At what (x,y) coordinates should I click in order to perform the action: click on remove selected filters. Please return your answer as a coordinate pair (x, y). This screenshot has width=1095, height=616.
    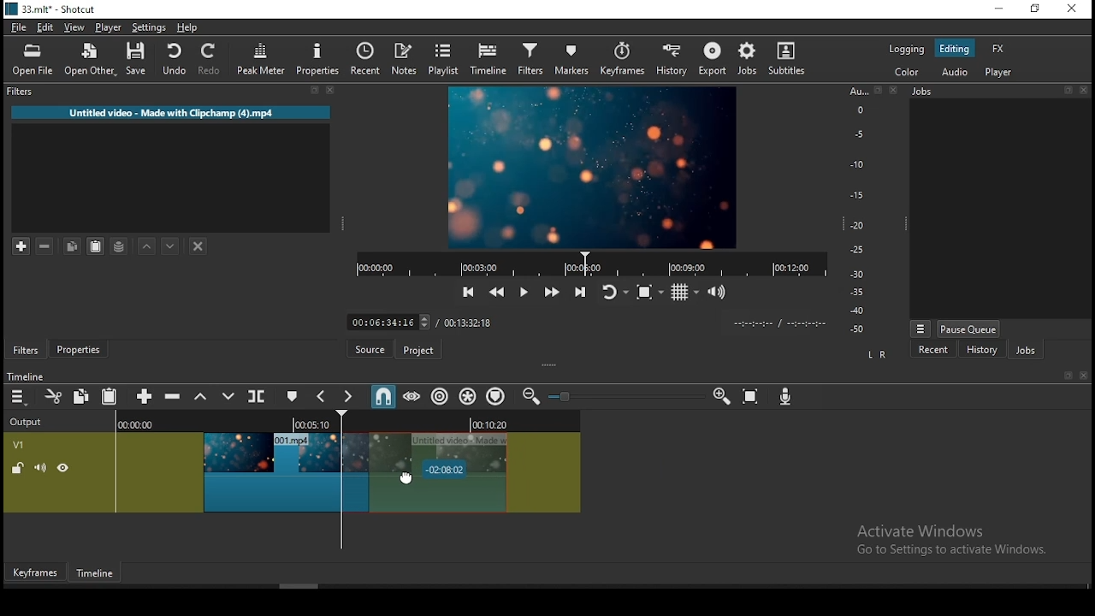
    Looking at the image, I should click on (50, 247).